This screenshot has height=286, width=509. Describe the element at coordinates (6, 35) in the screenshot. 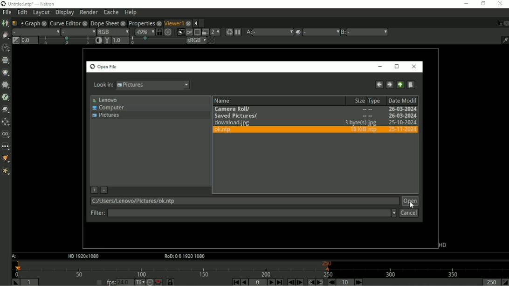

I see `Draw` at that location.